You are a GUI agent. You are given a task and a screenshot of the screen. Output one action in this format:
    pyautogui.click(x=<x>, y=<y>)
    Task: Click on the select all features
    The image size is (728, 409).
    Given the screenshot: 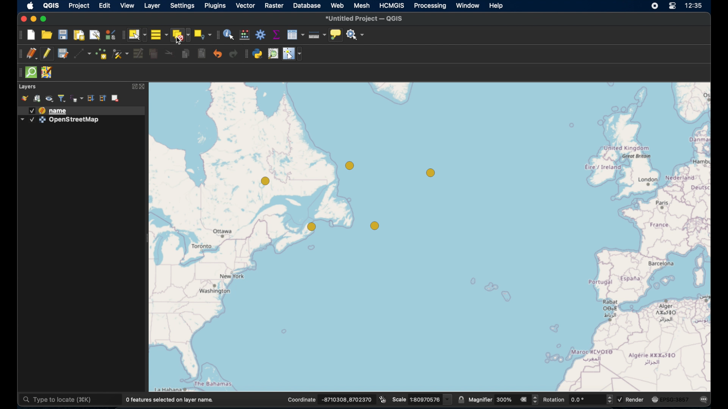 What is the action you would take?
    pyautogui.click(x=159, y=35)
    